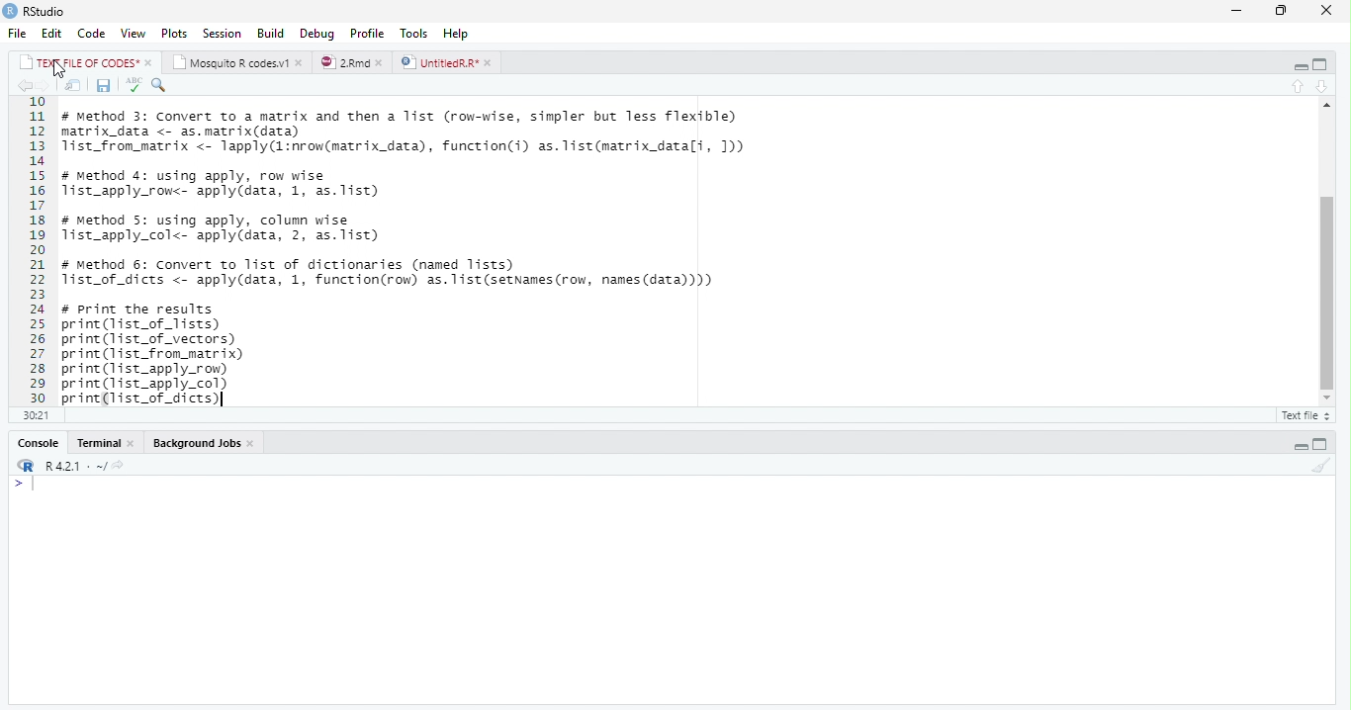 This screenshot has height=710, width=1351. What do you see at coordinates (420, 251) in the screenshot?
I see `# Method 3: Convert to a matrix and then a list (row-wise, simpler but less flexible)matrix_data <- as.matrix(data)1ist_from matrix <- lapply(1:nrow(matrix_data), function(i) as.list(matrix_datali, 1))# method 4: using apply, row wise1i5t_apply_row<- apply(data, 1, as.list)# method 5: using apply, column wise1ist_apply_col<- apply(data, 2, as.list)# method 6: Convert to 1ist of dictionaries (named 1ists)1ist_of dicts <- apply(data, 1, function(row) as.1ist(setNames(row, names(data))))# print the resultsprint (1ist_of_1ists)print (11st_of vectors)print (11st_fron_matrix)print (115t_apply_row)print (115t_apply_col)orint(1ist_of_dicts)|` at bounding box center [420, 251].